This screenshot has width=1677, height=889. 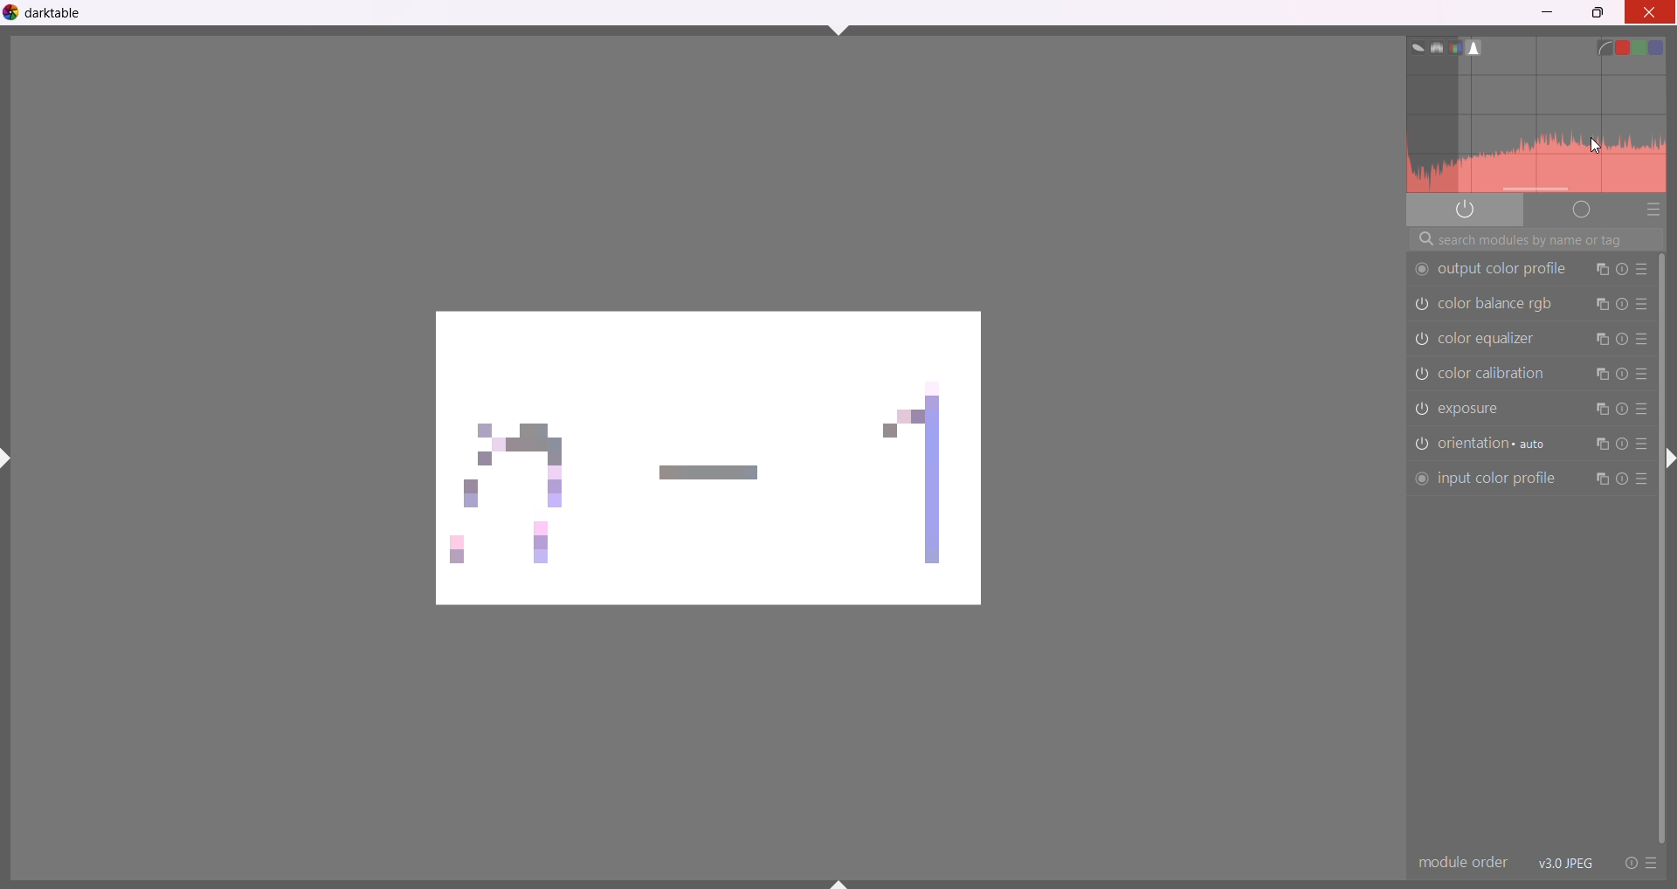 I want to click on color calibration, so click(x=1501, y=373).